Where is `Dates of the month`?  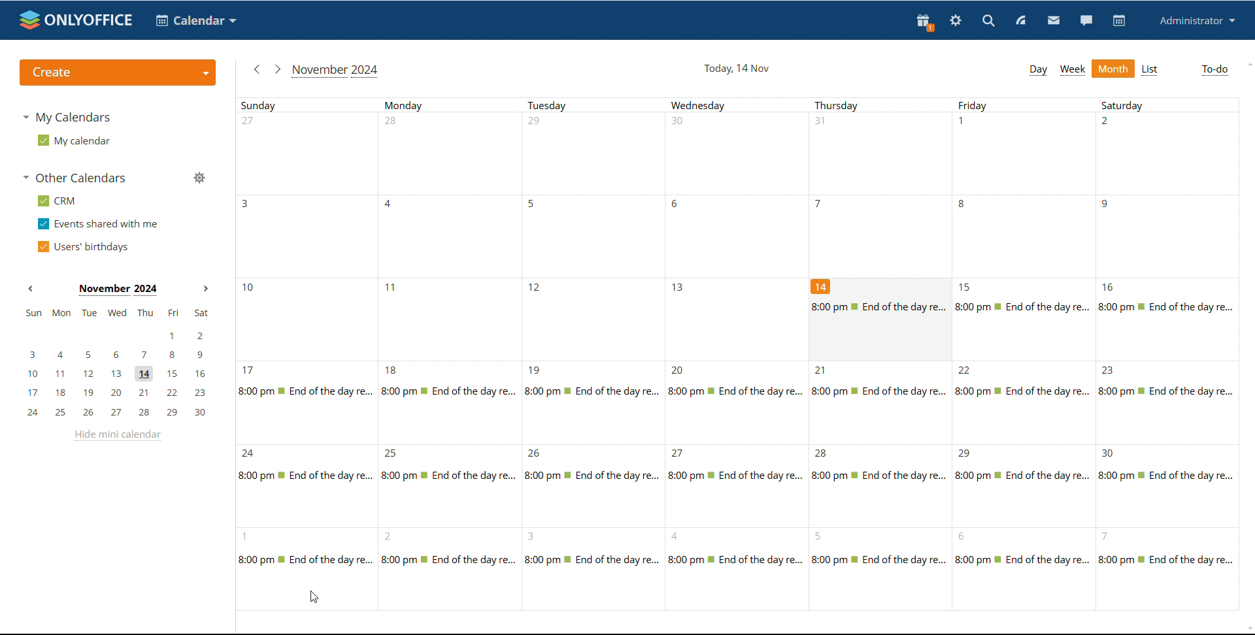 Dates of the month is located at coordinates (748, 233).